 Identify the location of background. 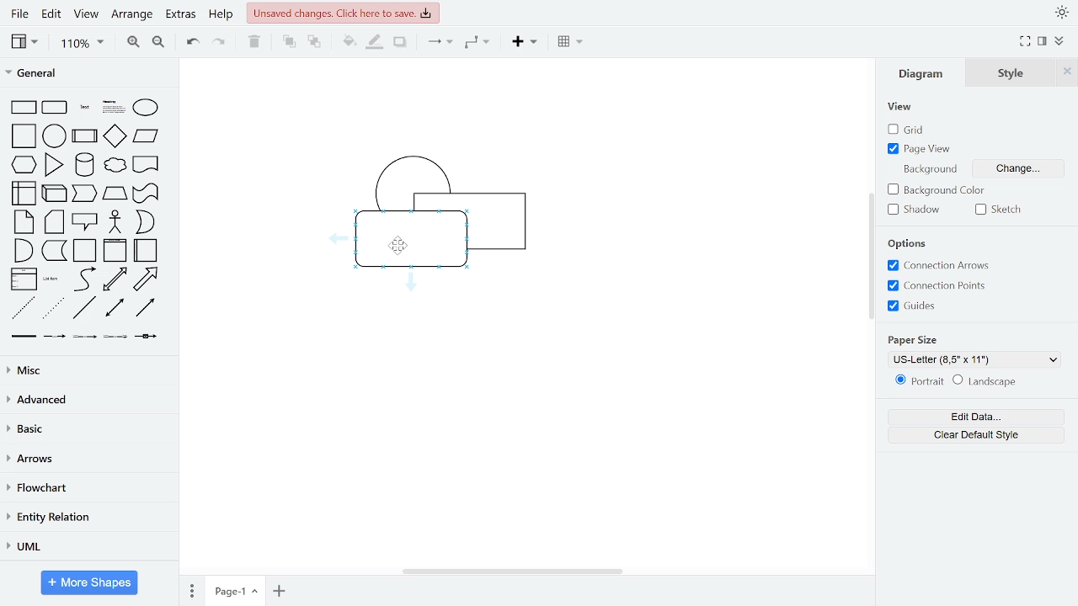
(928, 170).